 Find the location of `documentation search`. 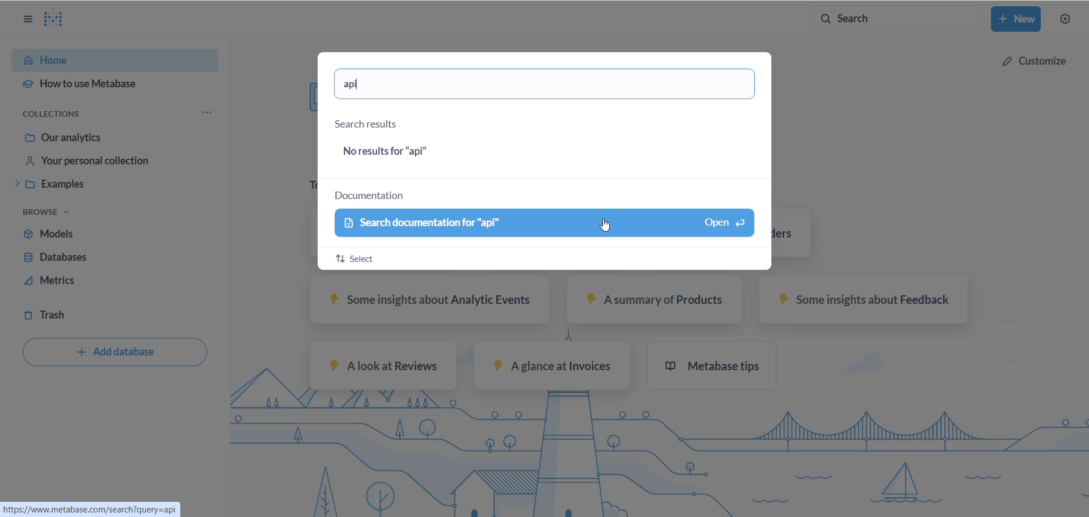

documentation search is located at coordinates (550, 225).